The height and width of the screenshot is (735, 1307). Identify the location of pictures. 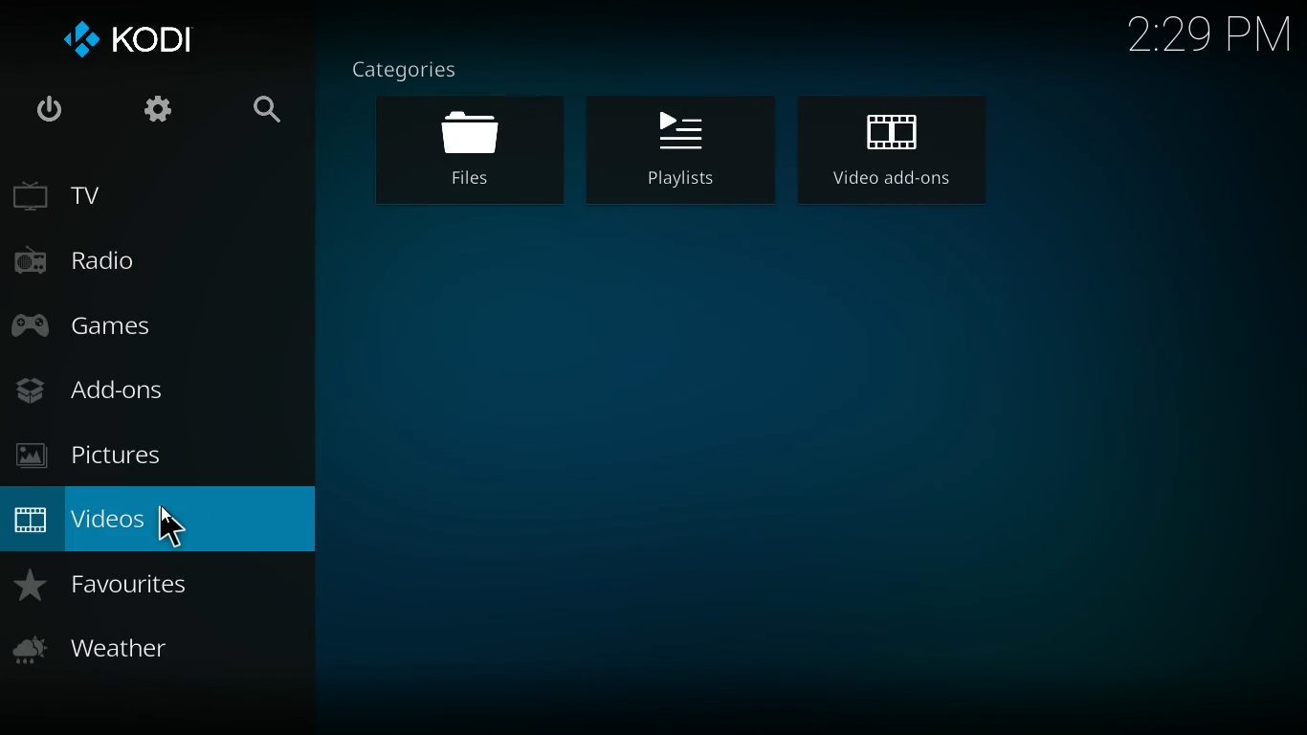
(146, 457).